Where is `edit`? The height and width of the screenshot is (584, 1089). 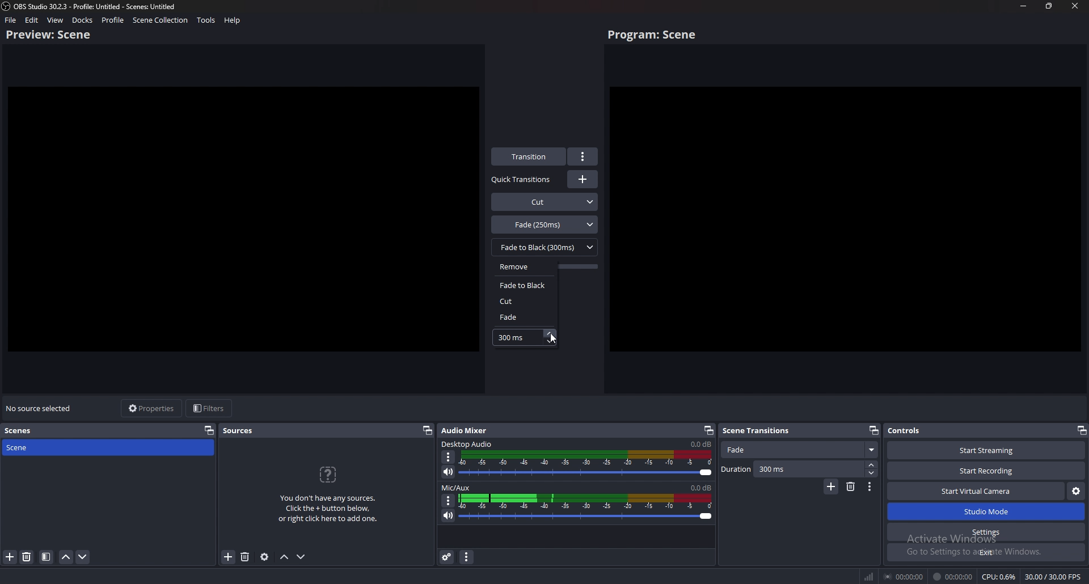
edit is located at coordinates (32, 20).